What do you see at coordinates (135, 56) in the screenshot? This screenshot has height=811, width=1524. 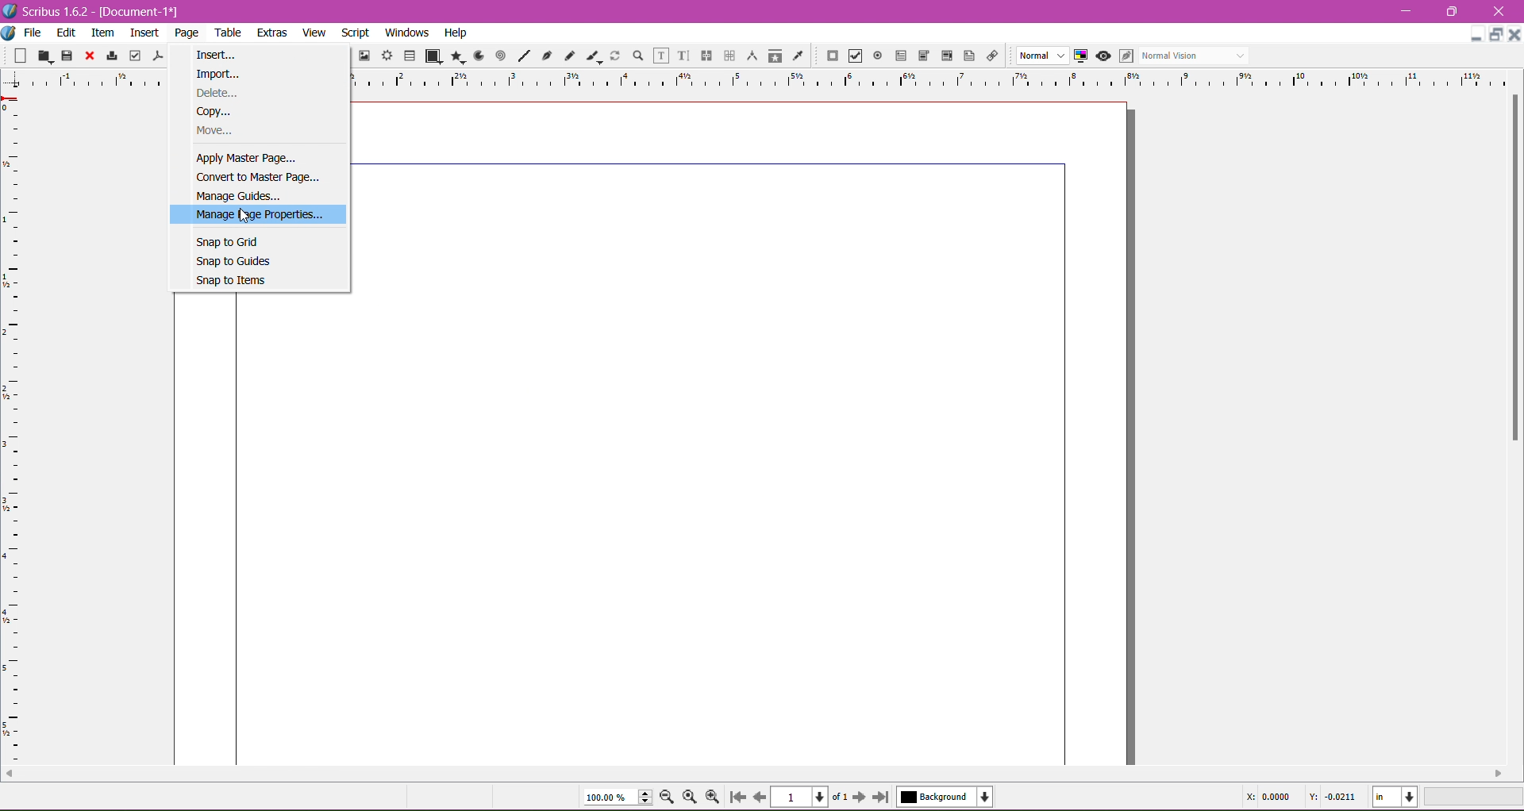 I see `Preflight Verifier` at bounding box center [135, 56].